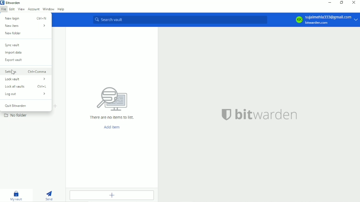  I want to click on Add item, so click(110, 127).